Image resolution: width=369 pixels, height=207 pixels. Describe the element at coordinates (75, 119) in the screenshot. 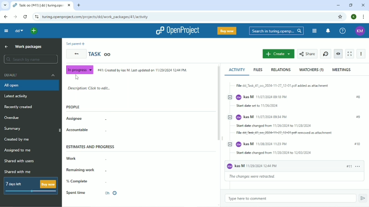

I see `Assignee` at that location.